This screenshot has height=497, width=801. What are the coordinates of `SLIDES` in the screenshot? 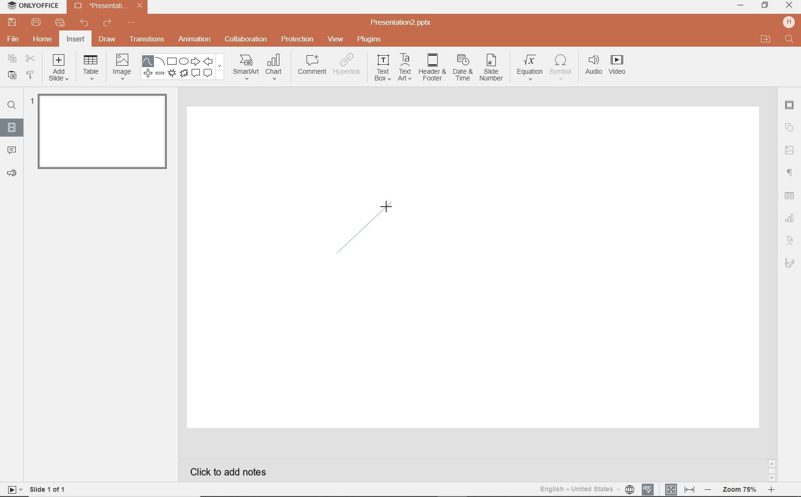 It's located at (11, 127).